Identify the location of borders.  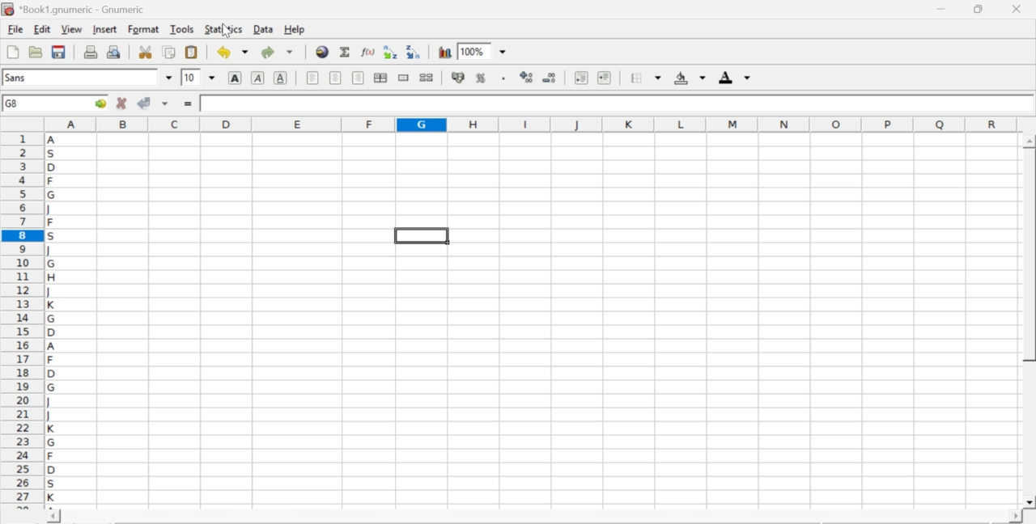
(647, 78).